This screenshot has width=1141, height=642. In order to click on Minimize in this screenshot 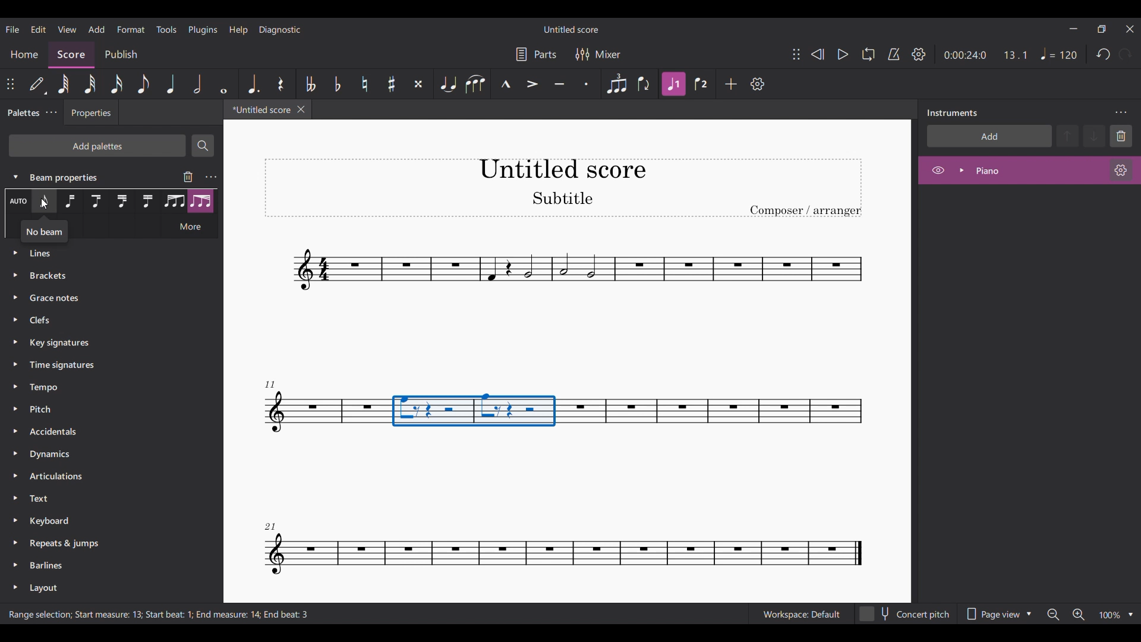, I will do `click(1074, 29)`.